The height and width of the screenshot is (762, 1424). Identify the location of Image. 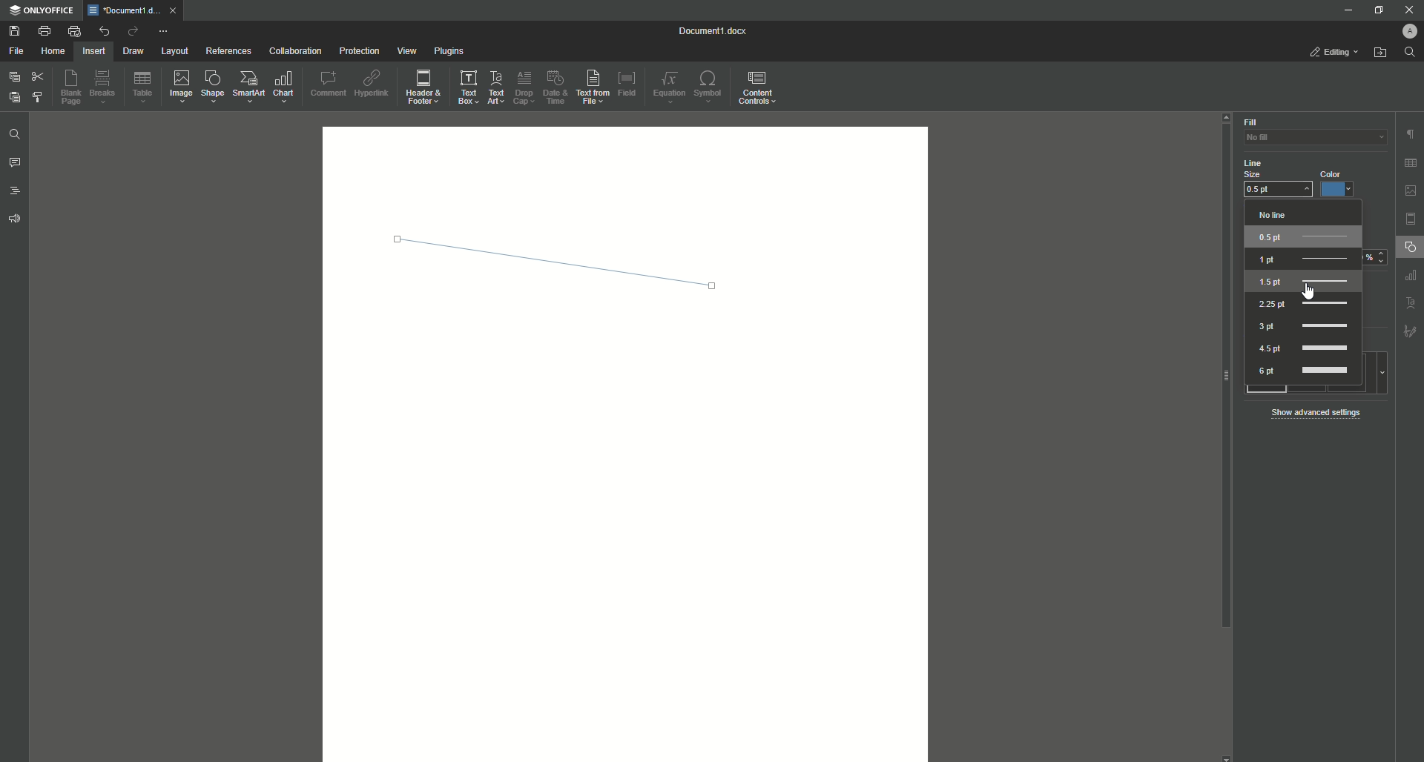
(182, 88).